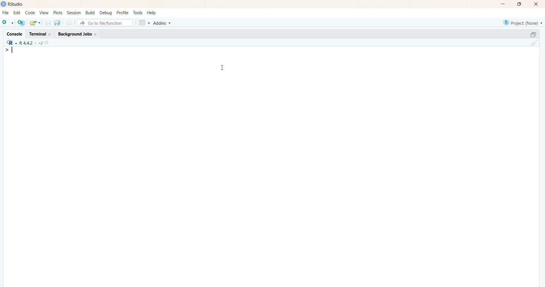 Image resolution: width=545 pixels, height=287 pixels. I want to click on help, so click(152, 13).